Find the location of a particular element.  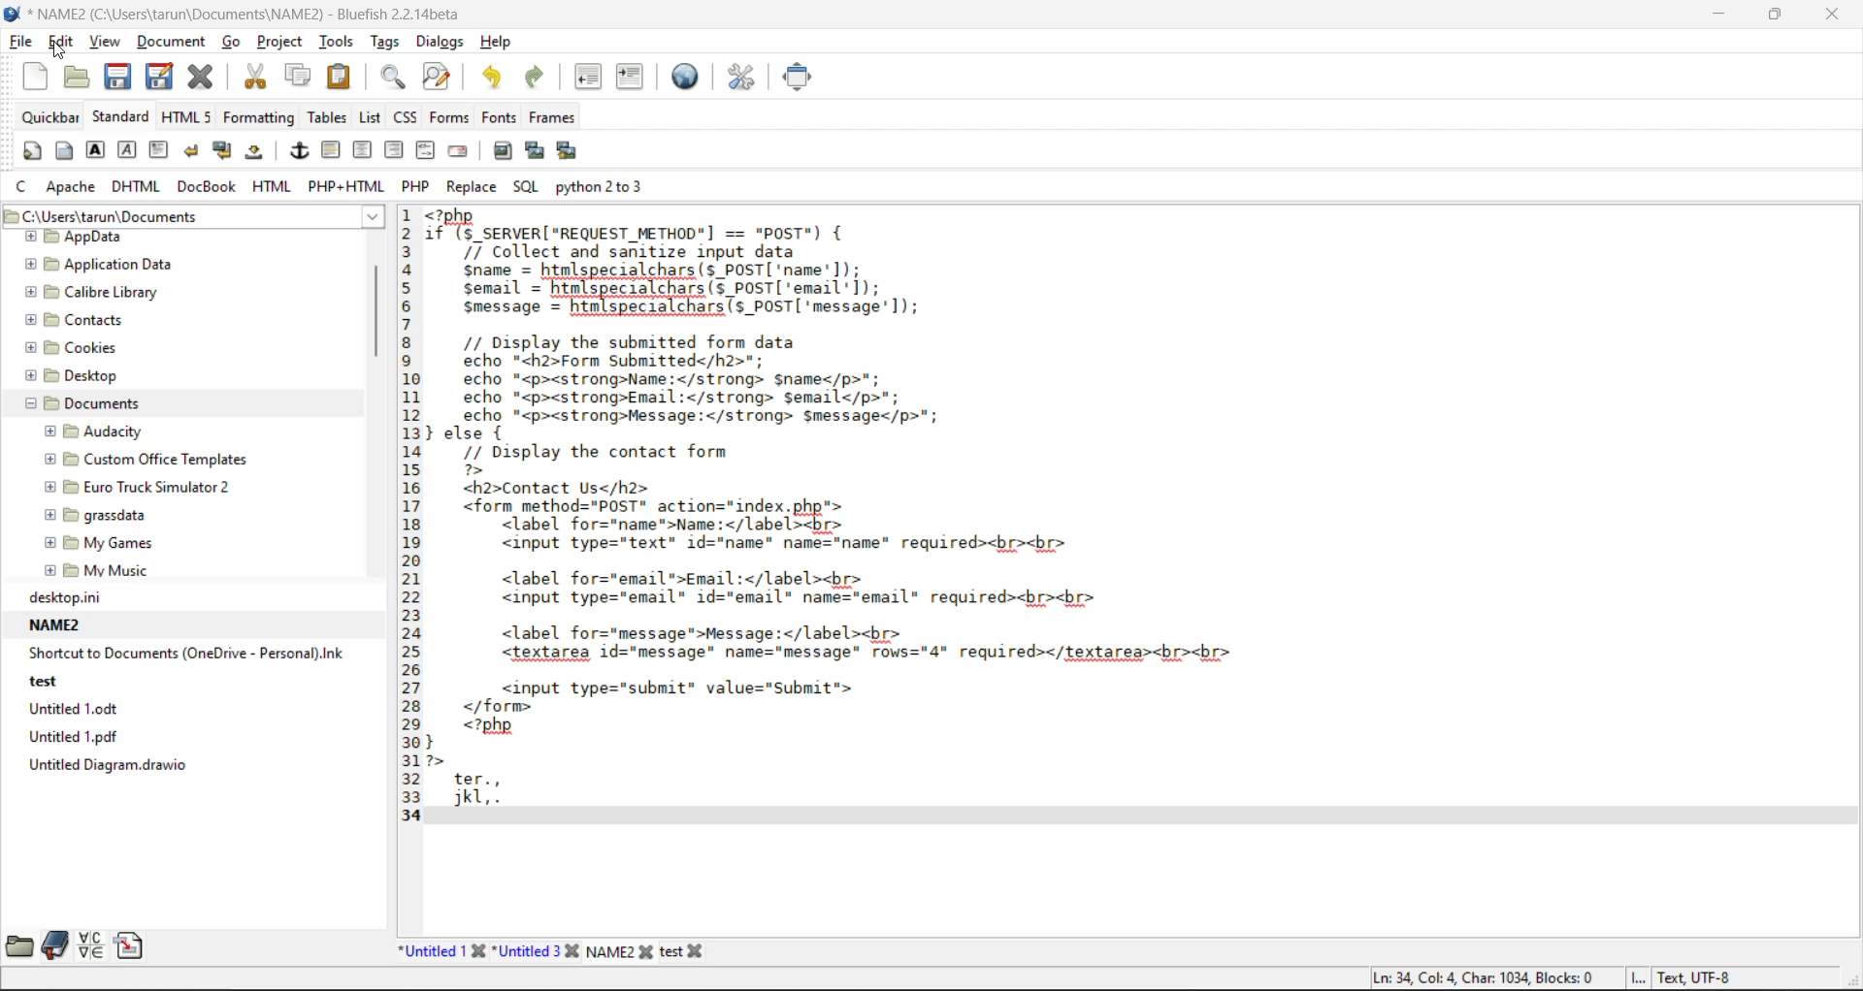

metadata is located at coordinates (1552, 976).